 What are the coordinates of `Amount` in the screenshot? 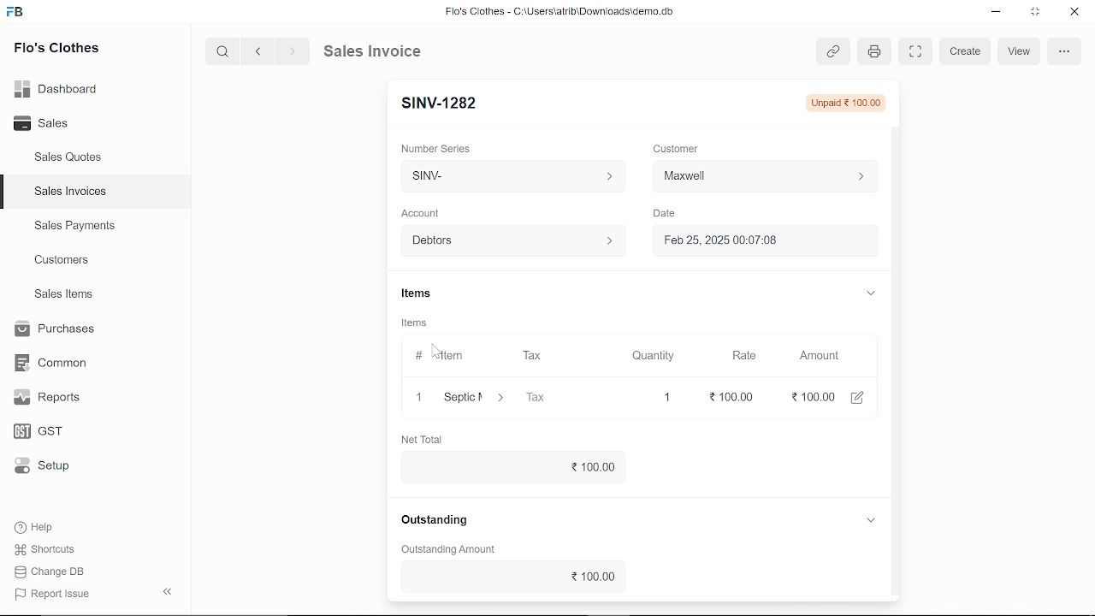 It's located at (819, 357).